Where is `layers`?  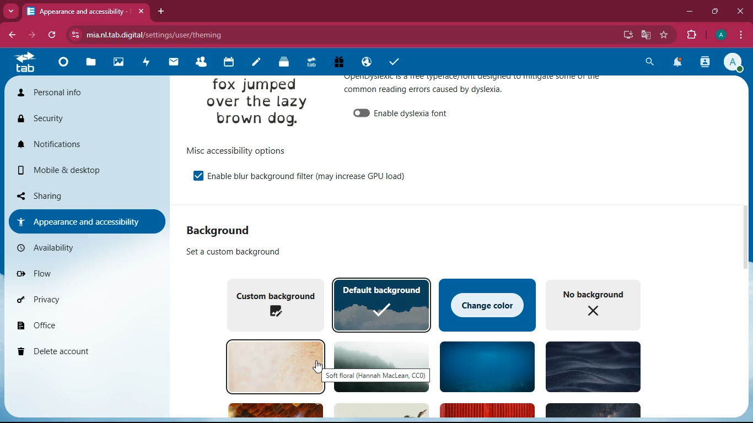
layers is located at coordinates (284, 63).